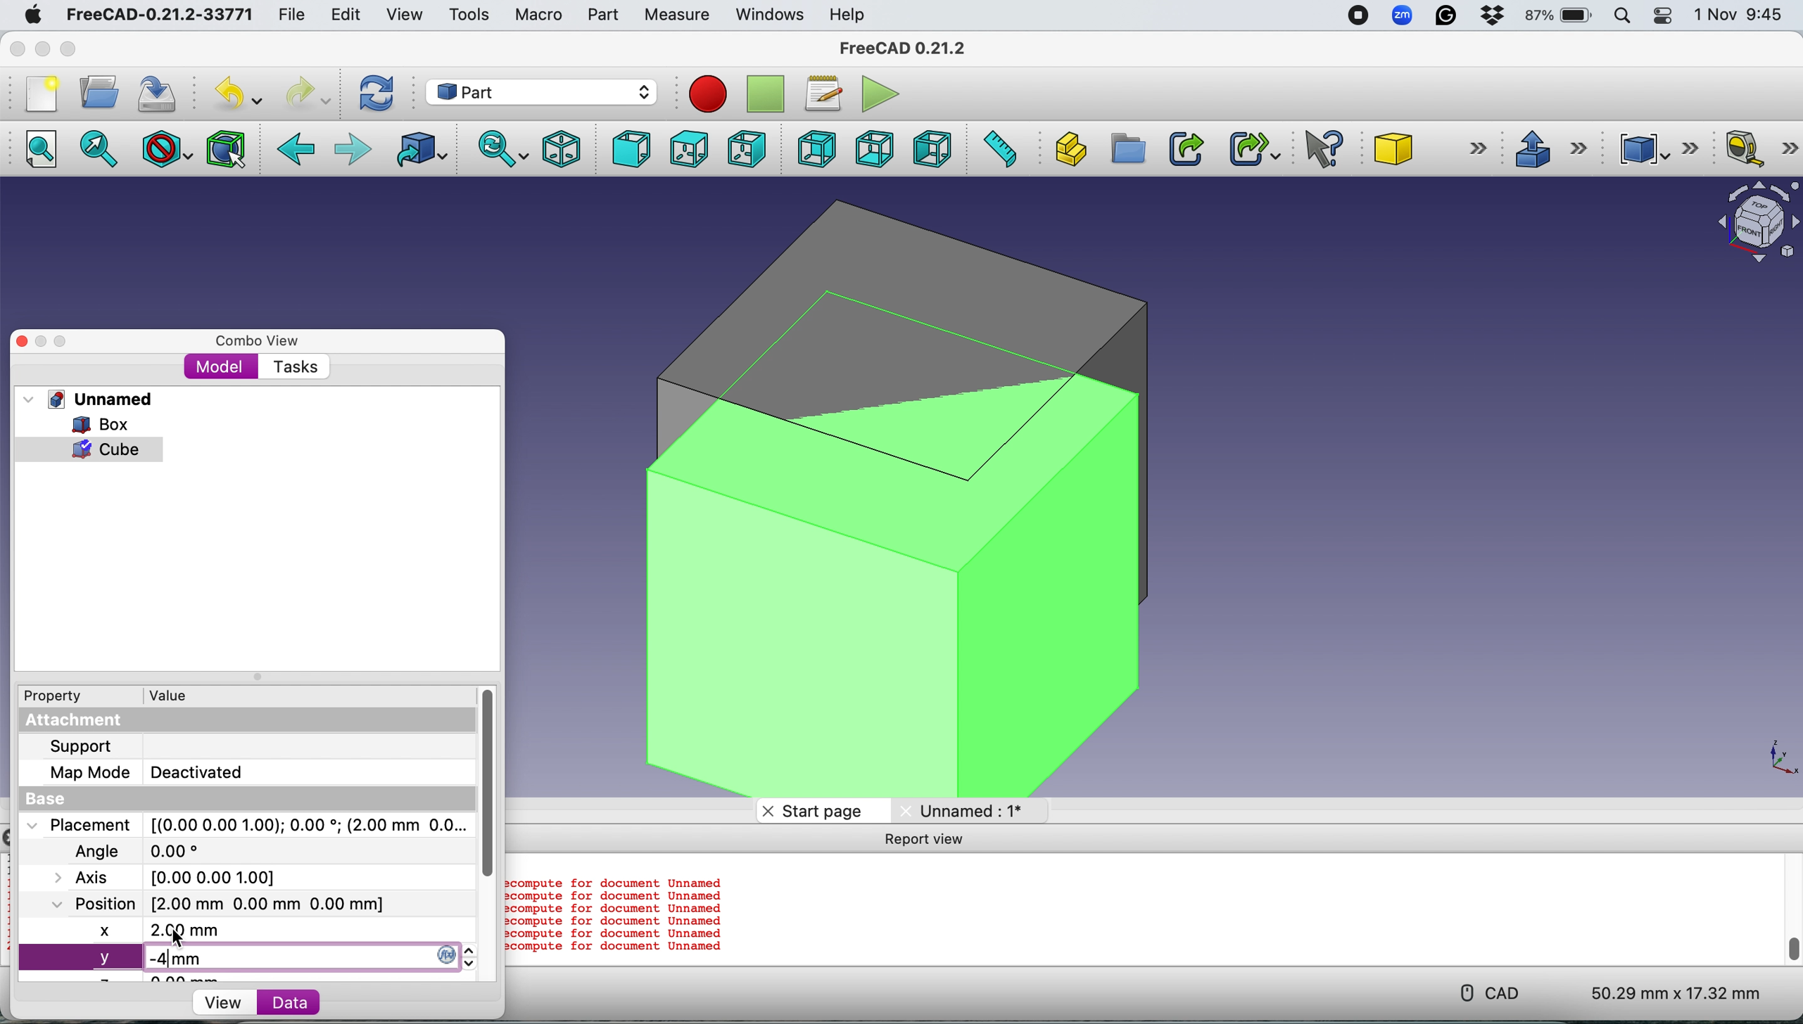 The width and height of the screenshot is (1803, 1024). I want to click on System logo, so click(31, 15).